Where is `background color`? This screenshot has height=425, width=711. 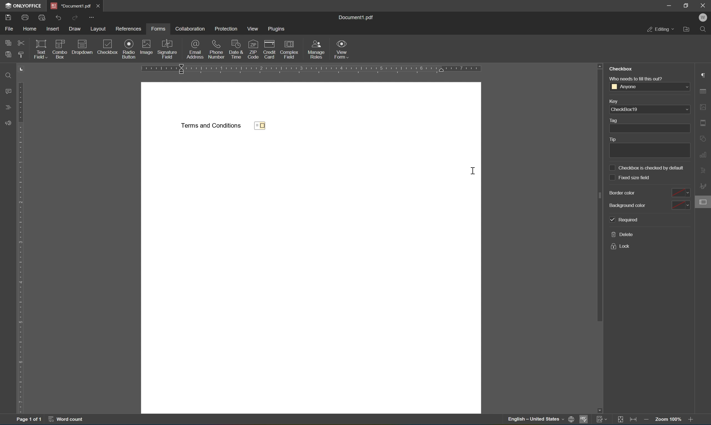 background color is located at coordinates (649, 205).